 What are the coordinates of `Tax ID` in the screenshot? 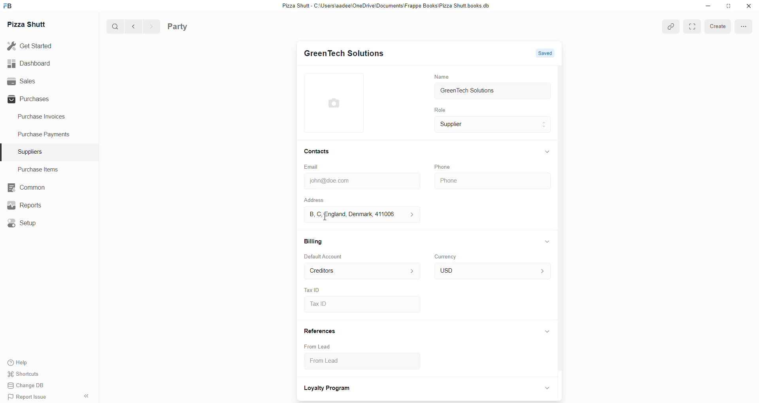 It's located at (361, 305).